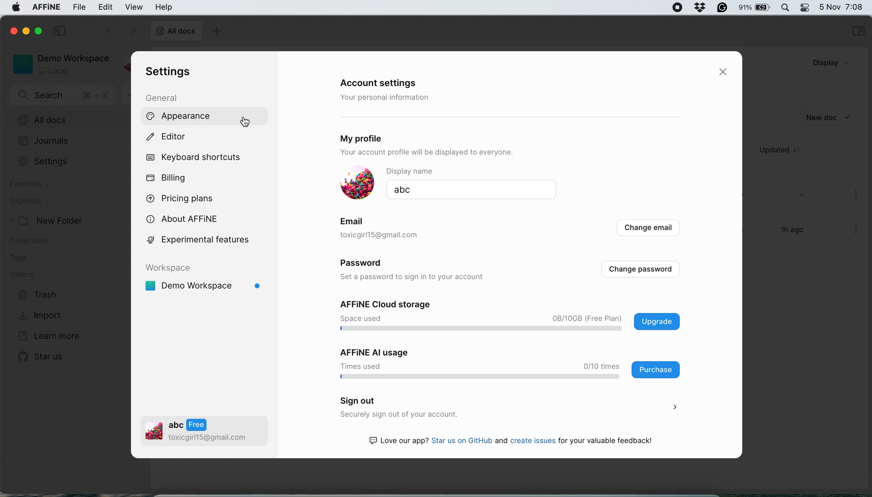  I want to click on AFFINE Cloud storage, so click(389, 304).